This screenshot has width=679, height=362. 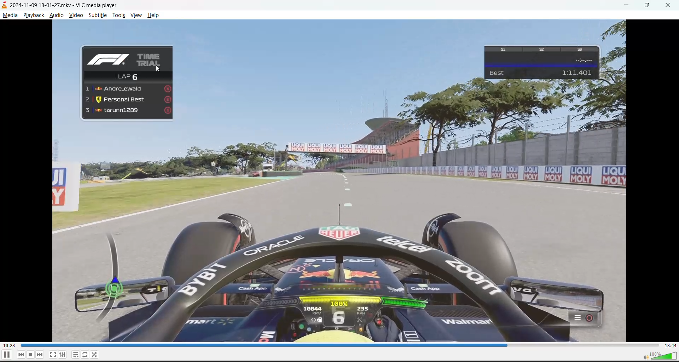 I want to click on 2024-11-09 18-01-27.mkv - VLC media player, so click(x=60, y=5).